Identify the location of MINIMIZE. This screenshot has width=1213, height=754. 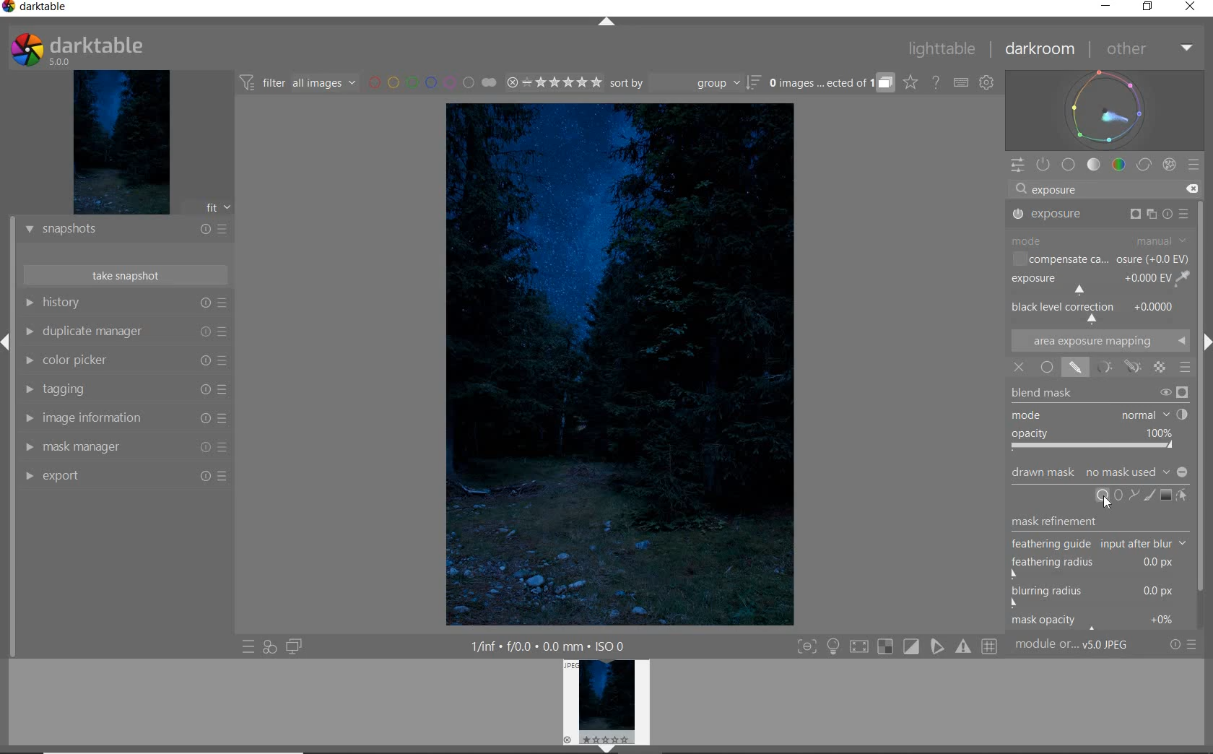
(1107, 6).